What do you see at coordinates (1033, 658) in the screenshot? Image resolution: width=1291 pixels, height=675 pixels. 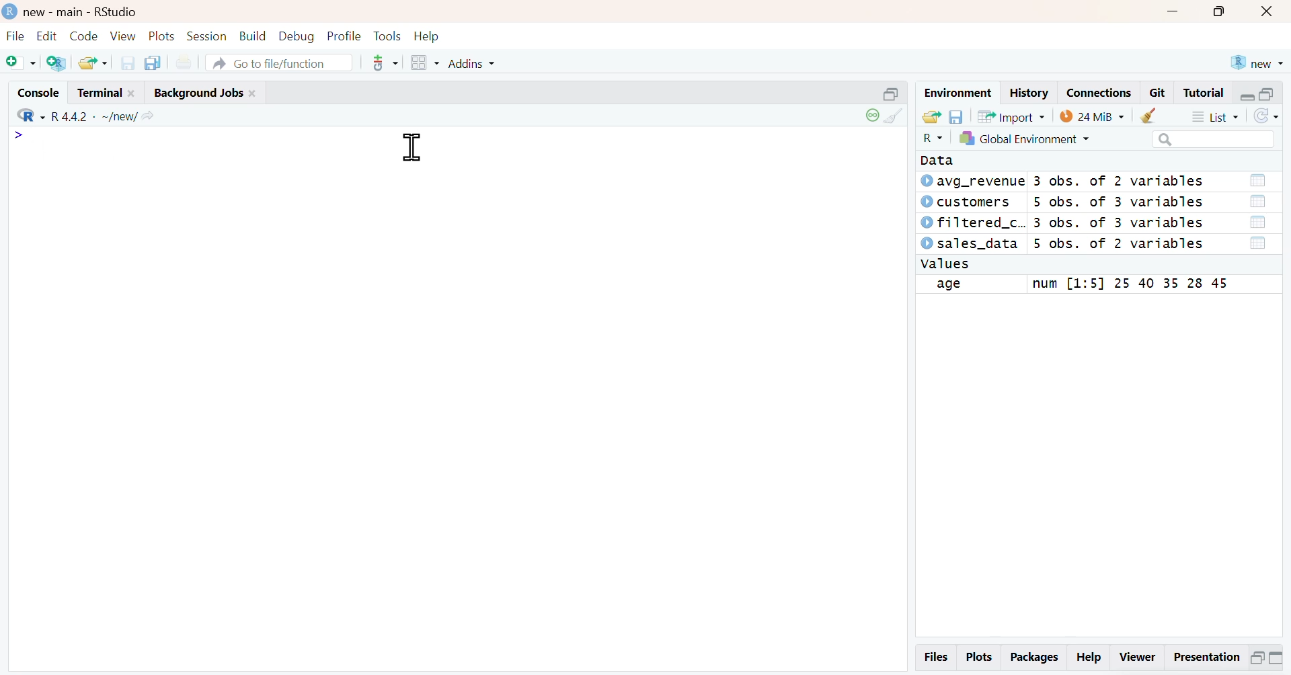 I see `Packages` at bounding box center [1033, 658].